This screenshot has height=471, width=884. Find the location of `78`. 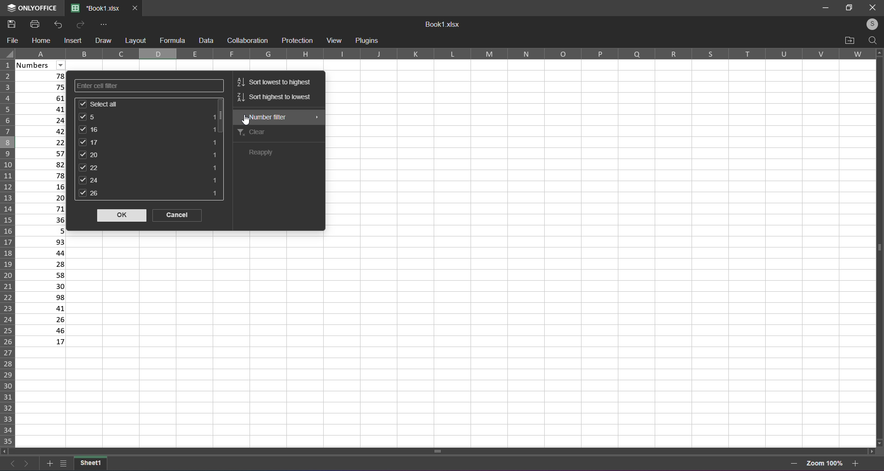

78 is located at coordinates (43, 175).